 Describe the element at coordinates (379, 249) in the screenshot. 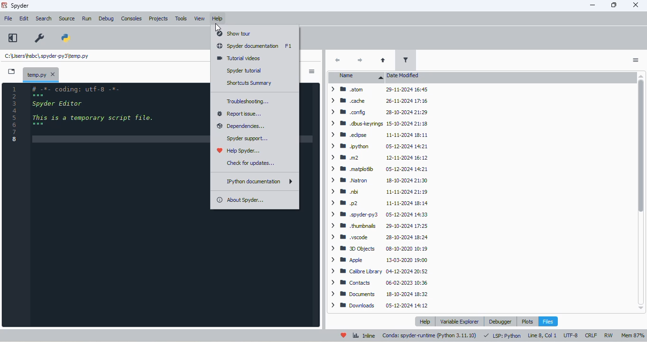

I see `> WB 3DObjects 08-10-2020 10:19` at that location.